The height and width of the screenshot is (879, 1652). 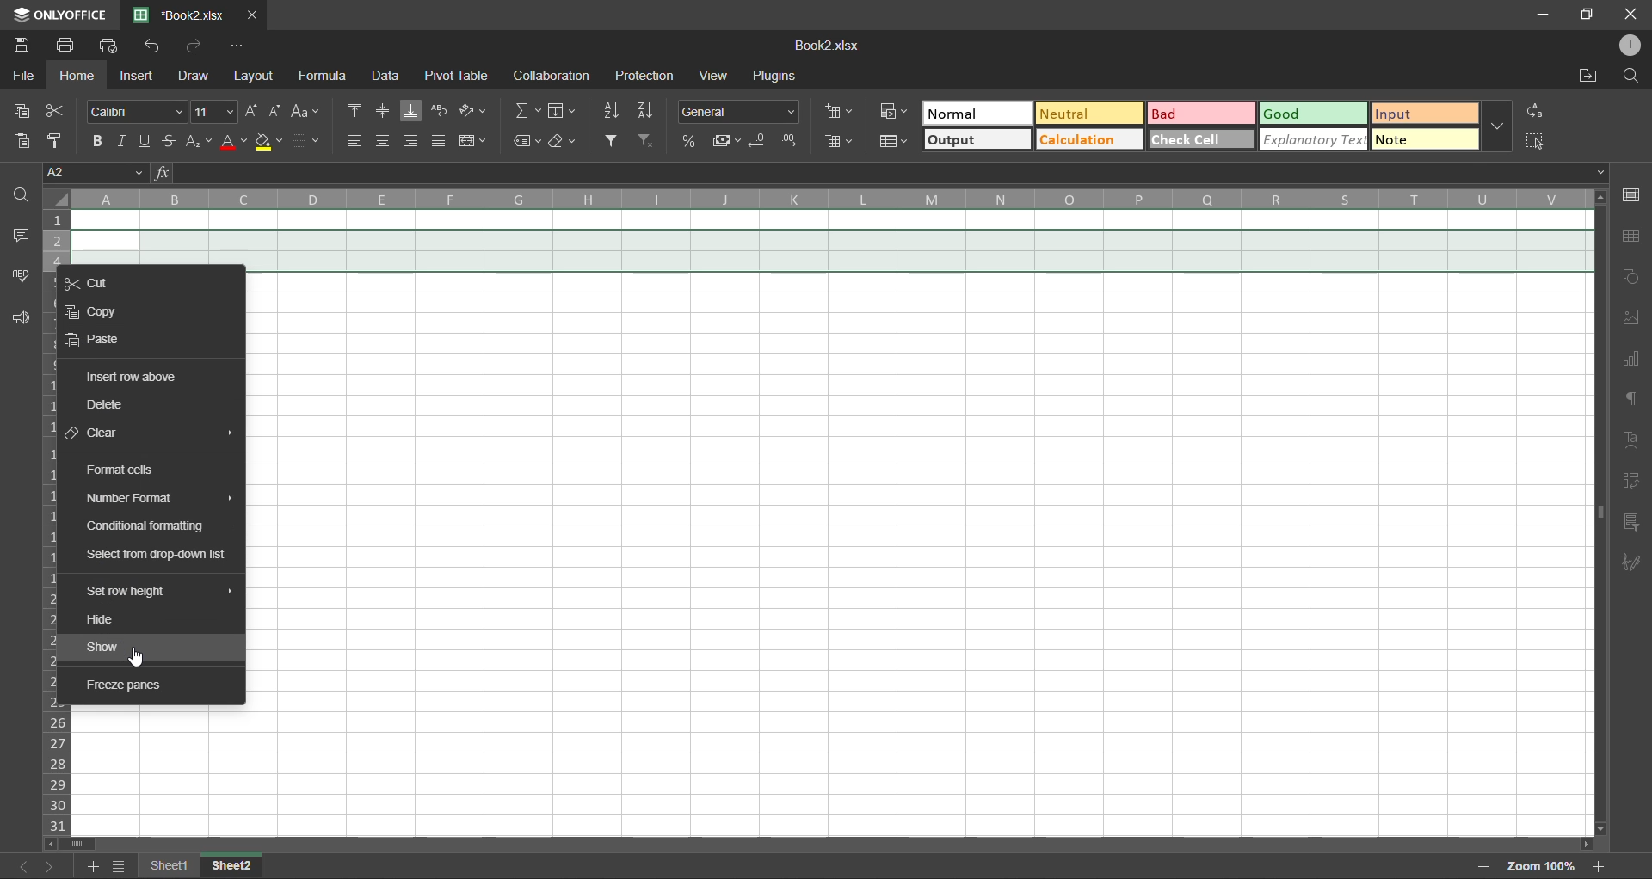 What do you see at coordinates (182, 14) in the screenshot?
I see `*Book2.xlsx` at bounding box center [182, 14].